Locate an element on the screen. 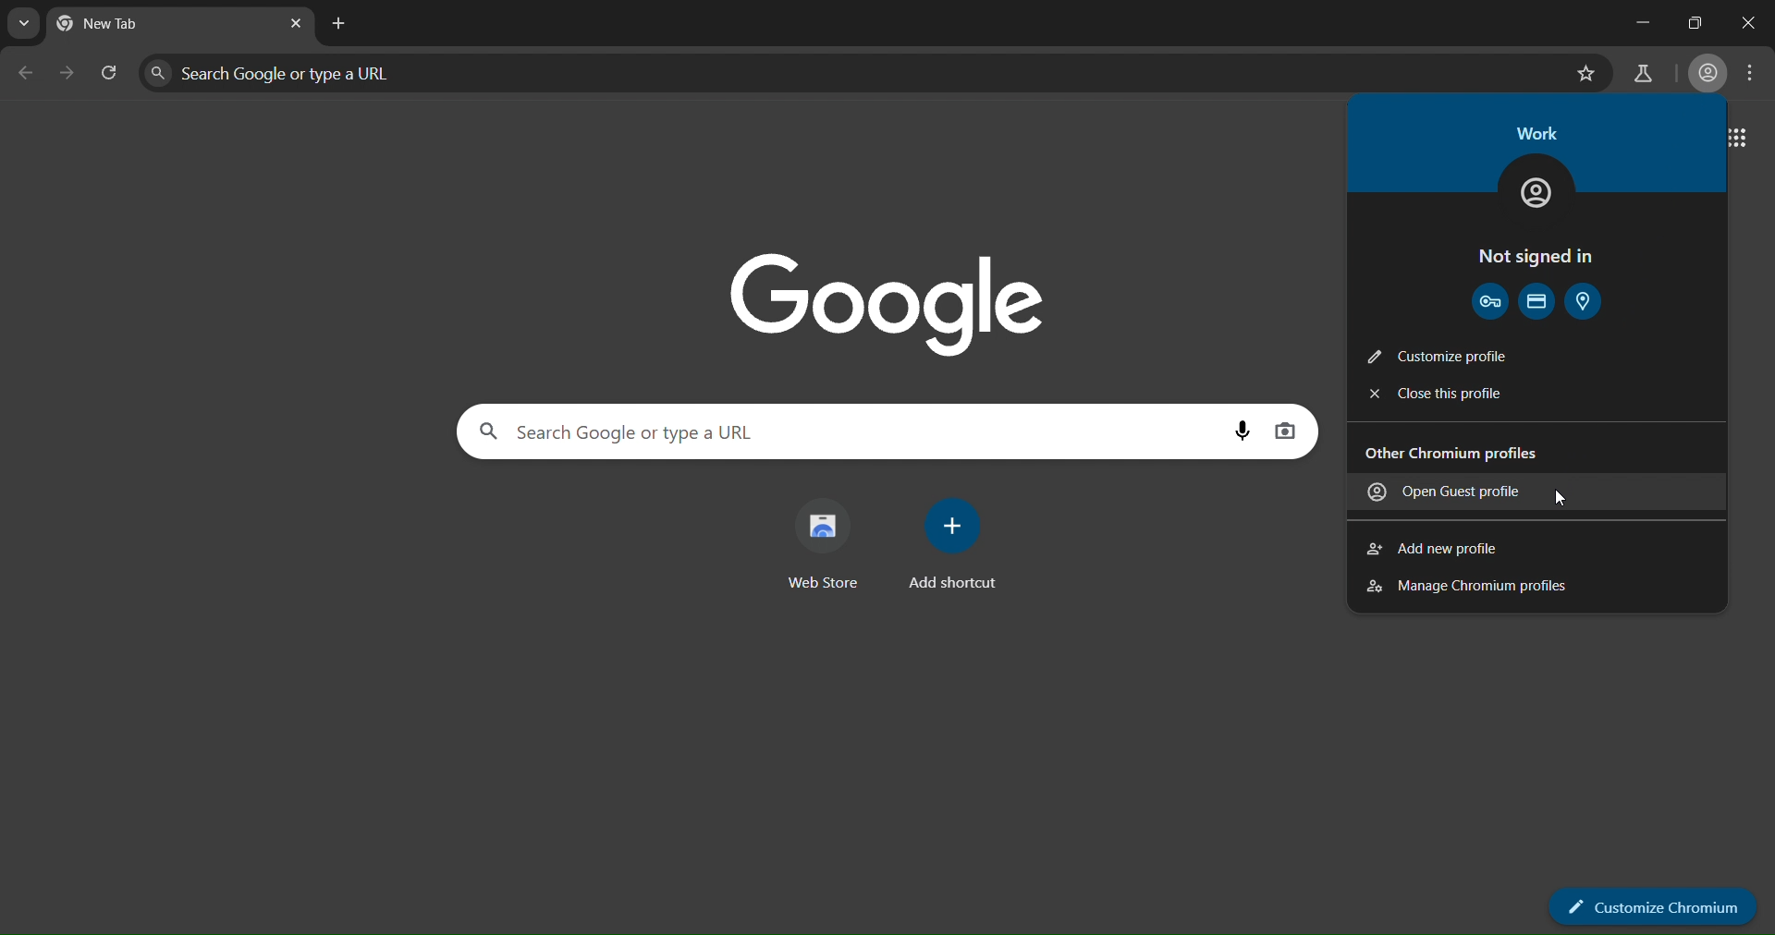 The width and height of the screenshot is (1775, 935). search labs is located at coordinates (1638, 72).